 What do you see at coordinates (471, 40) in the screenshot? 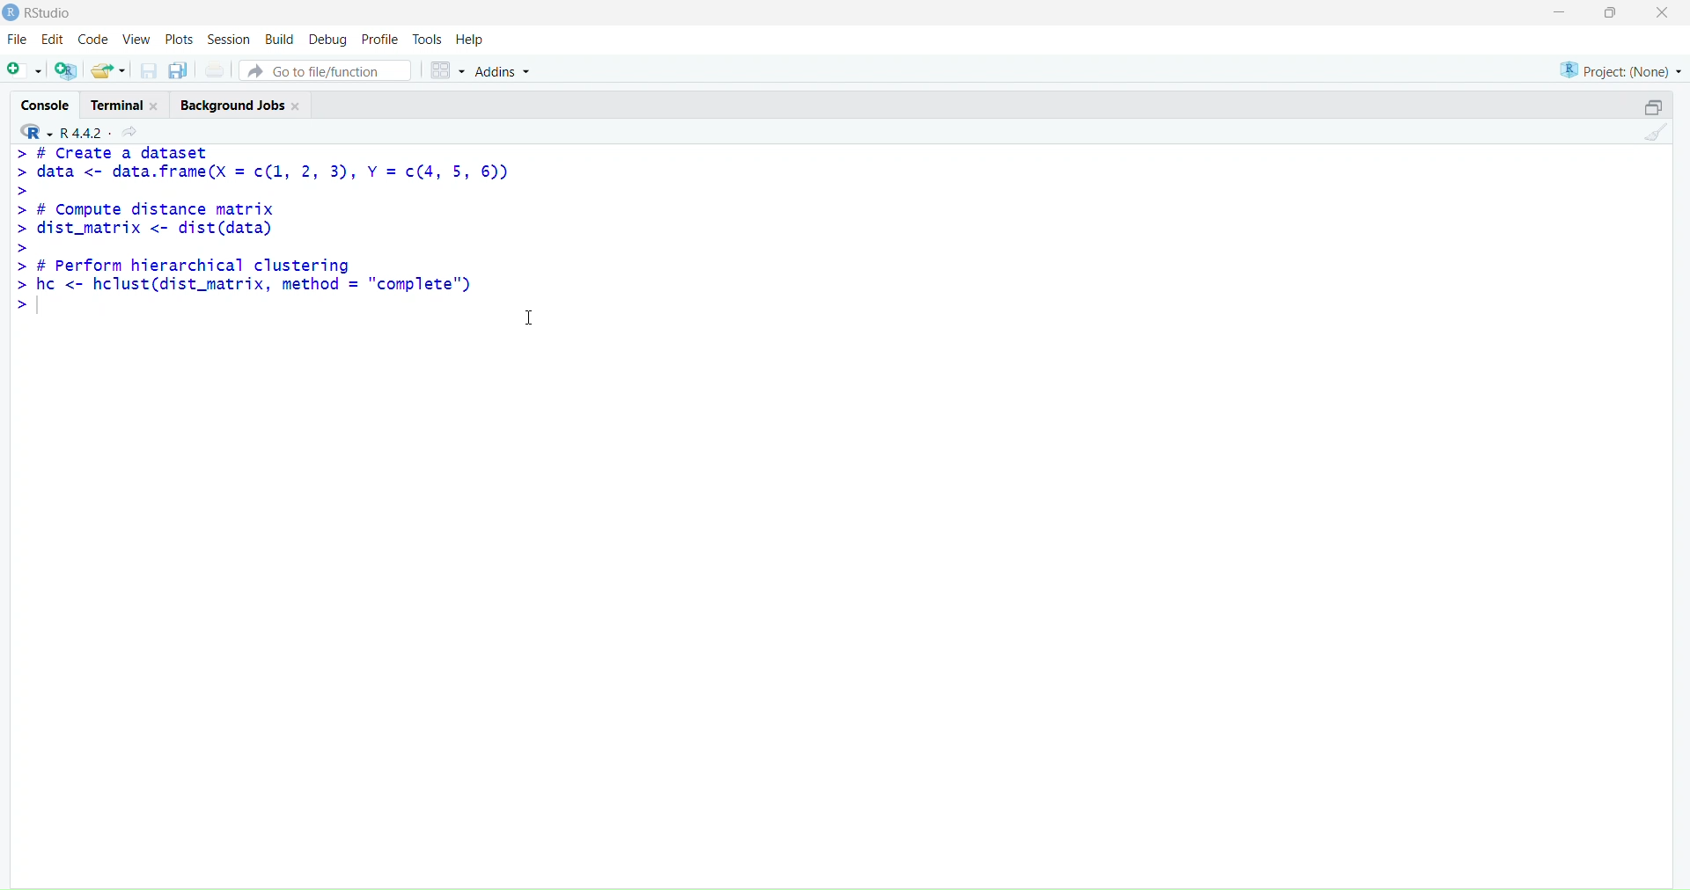
I see `Help` at bounding box center [471, 40].